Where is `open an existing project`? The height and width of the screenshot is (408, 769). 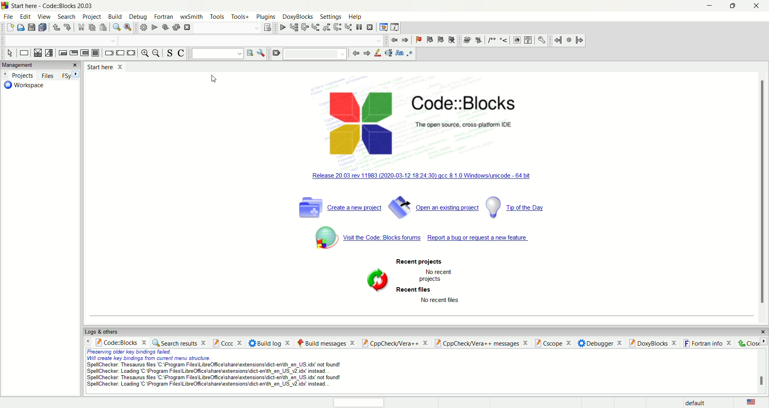
open an existing project is located at coordinates (434, 206).